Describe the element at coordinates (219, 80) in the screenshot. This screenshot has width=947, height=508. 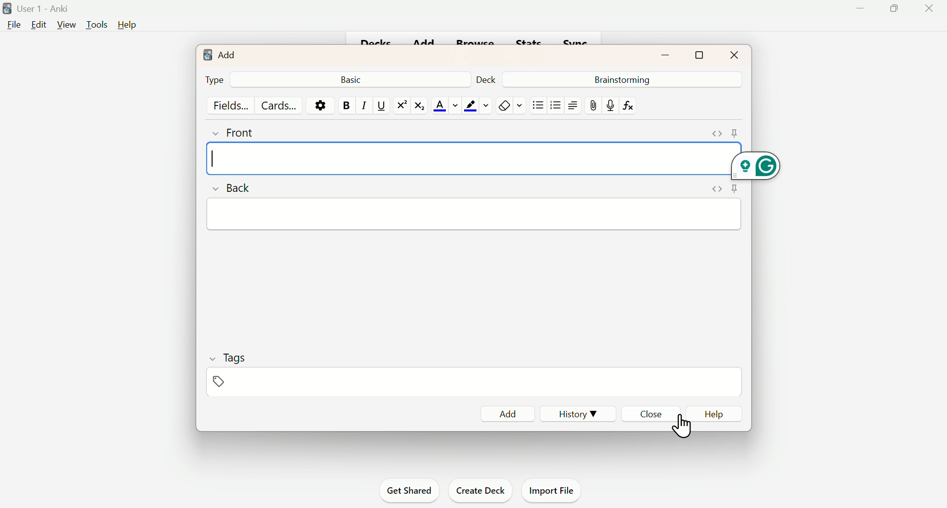
I see `` at that location.